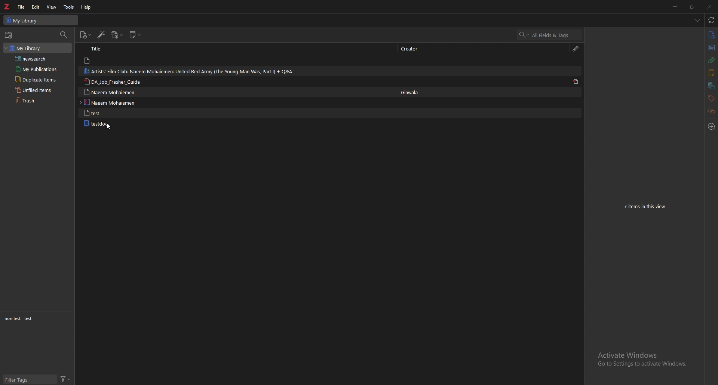  I want to click on notes, so click(711, 73).